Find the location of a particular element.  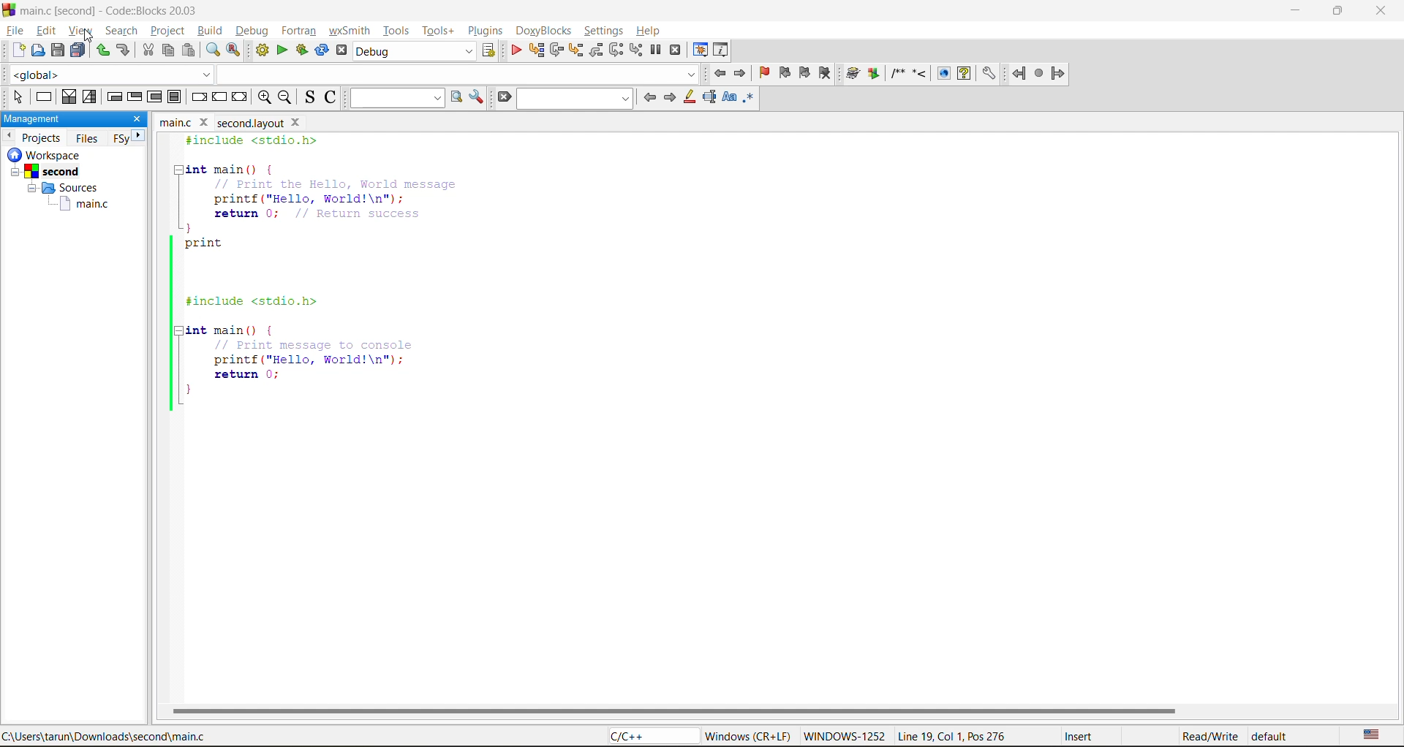

redo is located at coordinates (126, 50).